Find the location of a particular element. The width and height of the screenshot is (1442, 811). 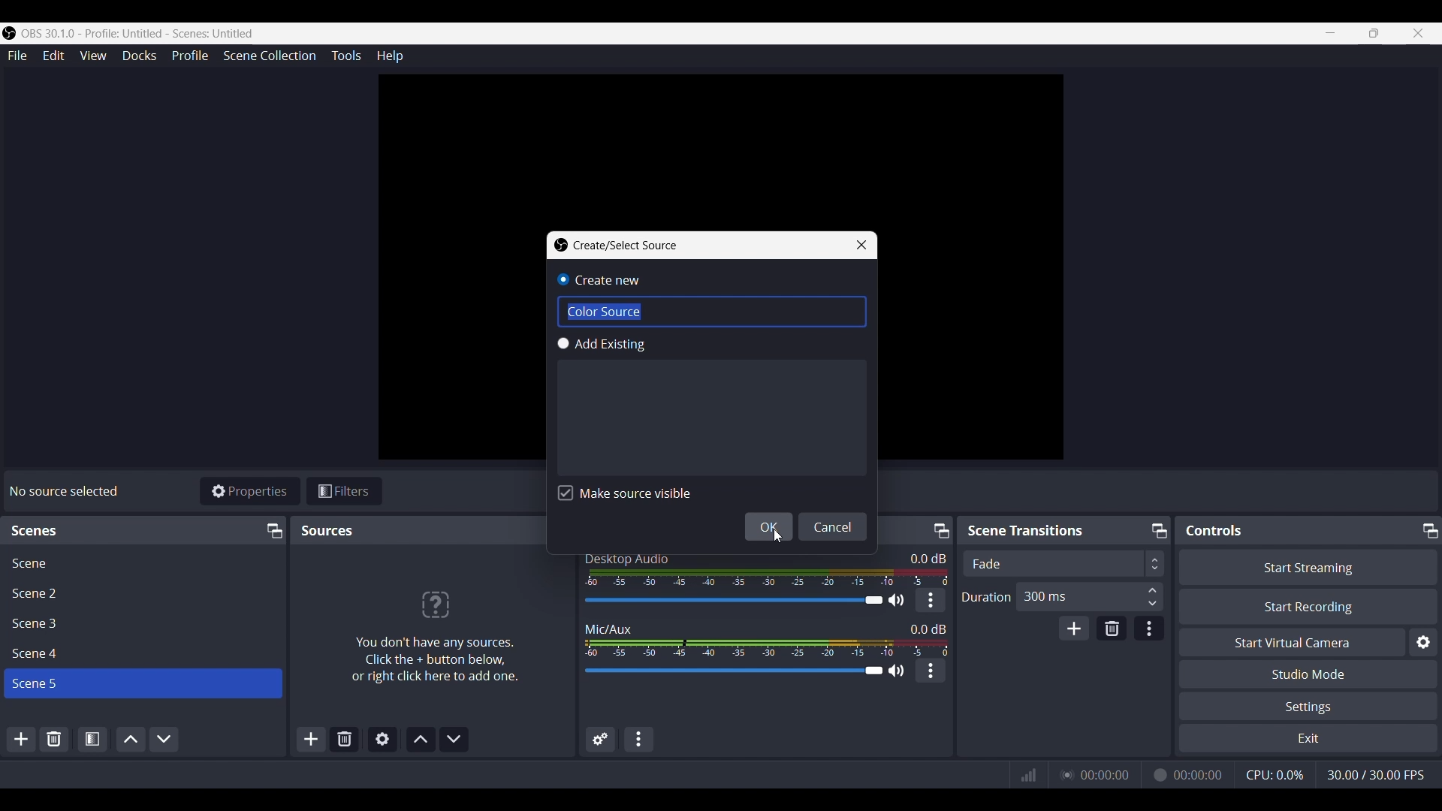

Mark source visible is located at coordinates (624, 494).